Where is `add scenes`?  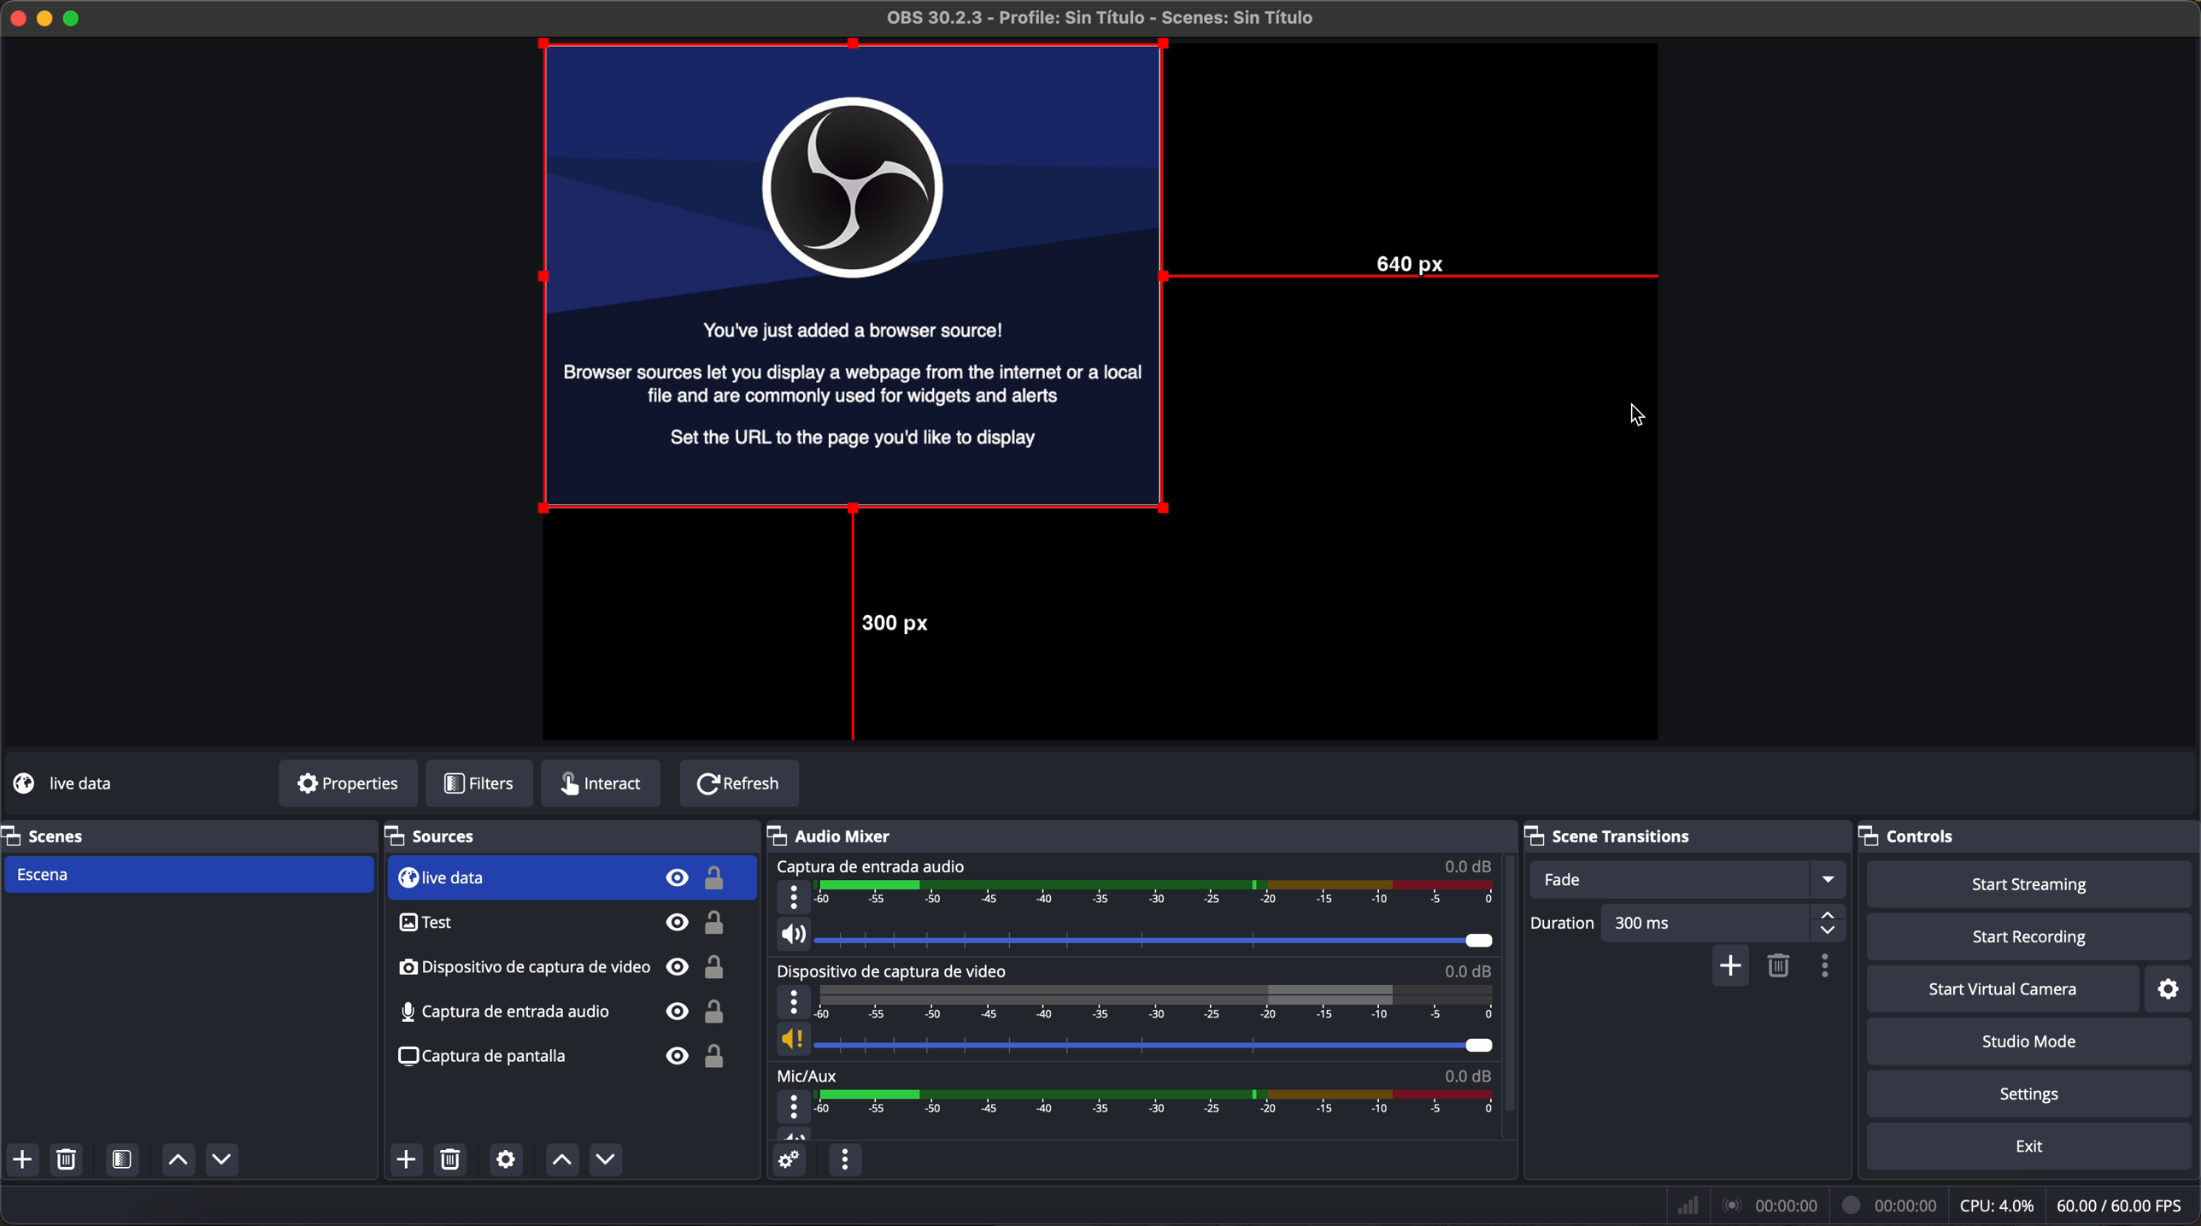
add scenes is located at coordinates (21, 1159).